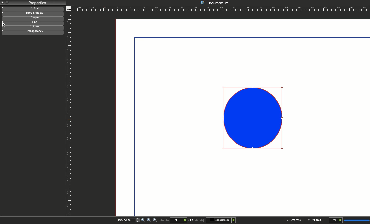 This screenshot has height=224, width=370. Describe the element at coordinates (179, 220) in the screenshot. I see `1` at that location.